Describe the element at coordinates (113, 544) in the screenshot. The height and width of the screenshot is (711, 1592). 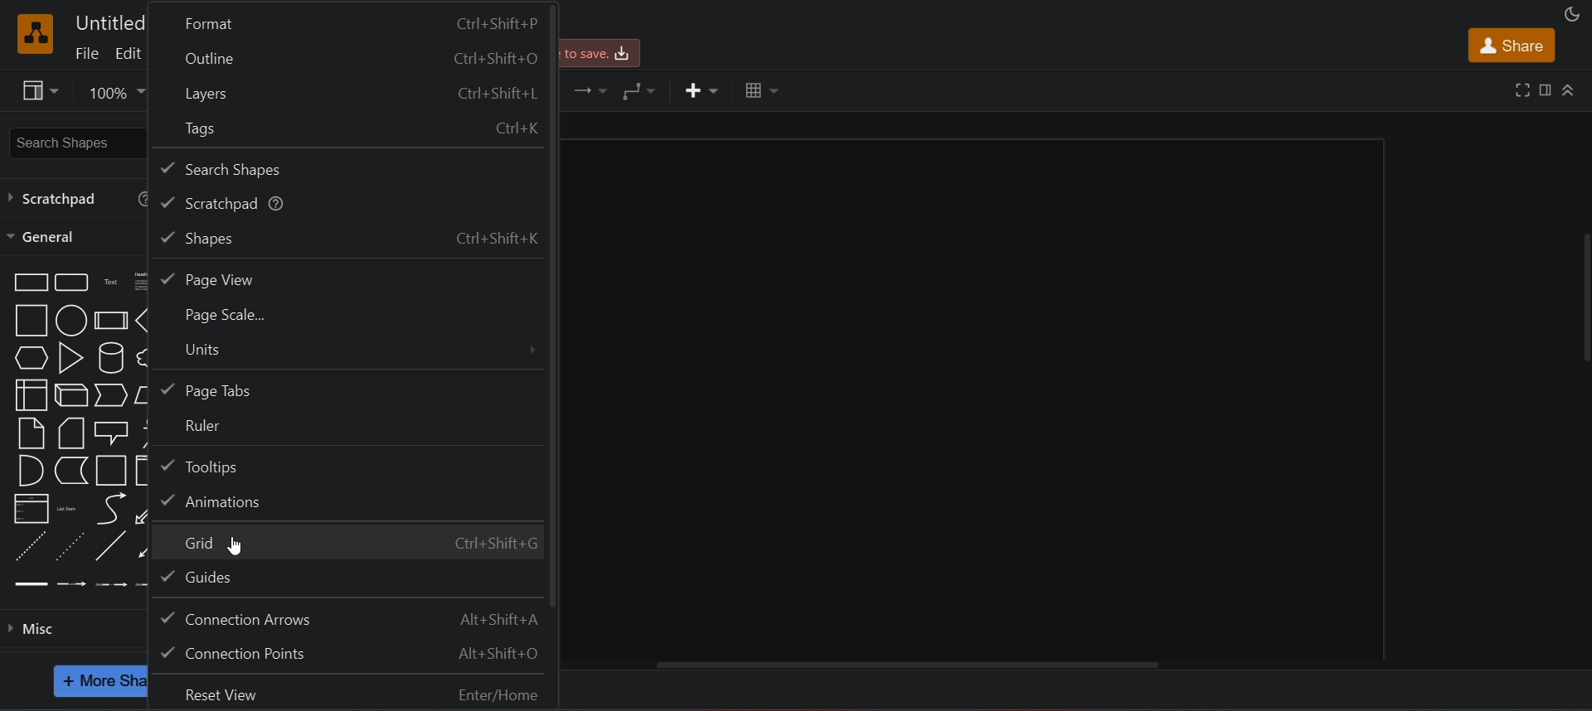
I see `line` at that location.